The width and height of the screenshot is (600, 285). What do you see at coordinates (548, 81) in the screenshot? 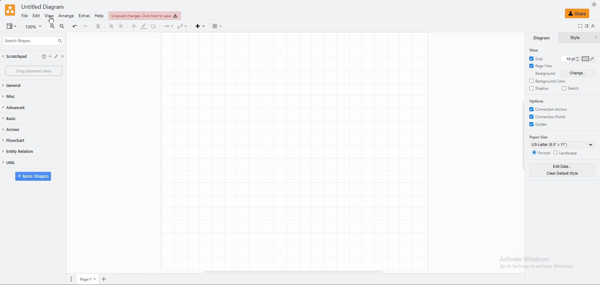
I see `background color` at bounding box center [548, 81].